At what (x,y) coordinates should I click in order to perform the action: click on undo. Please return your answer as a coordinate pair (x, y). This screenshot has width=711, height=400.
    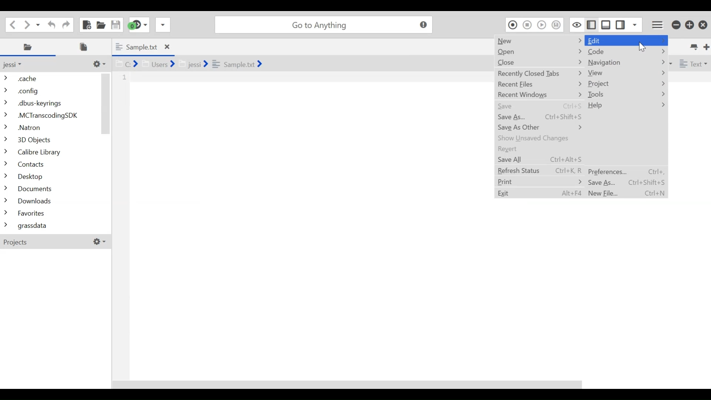
    Looking at the image, I should click on (50, 24).